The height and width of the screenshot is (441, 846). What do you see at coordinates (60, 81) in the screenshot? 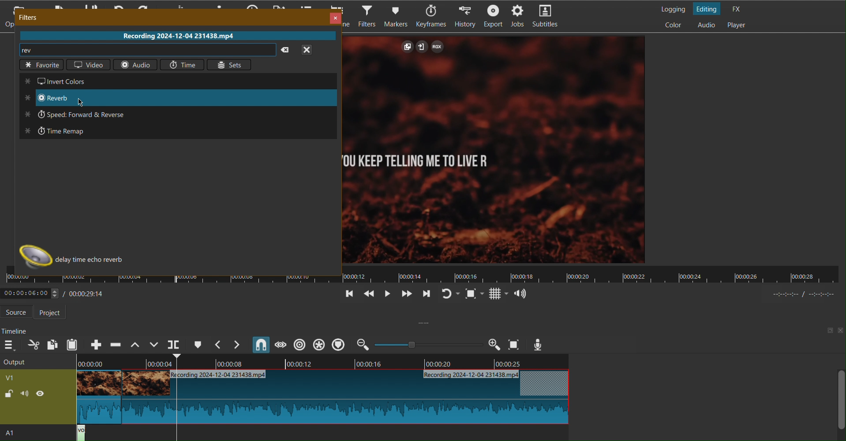
I see `Invert Colors` at bounding box center [60, 81].